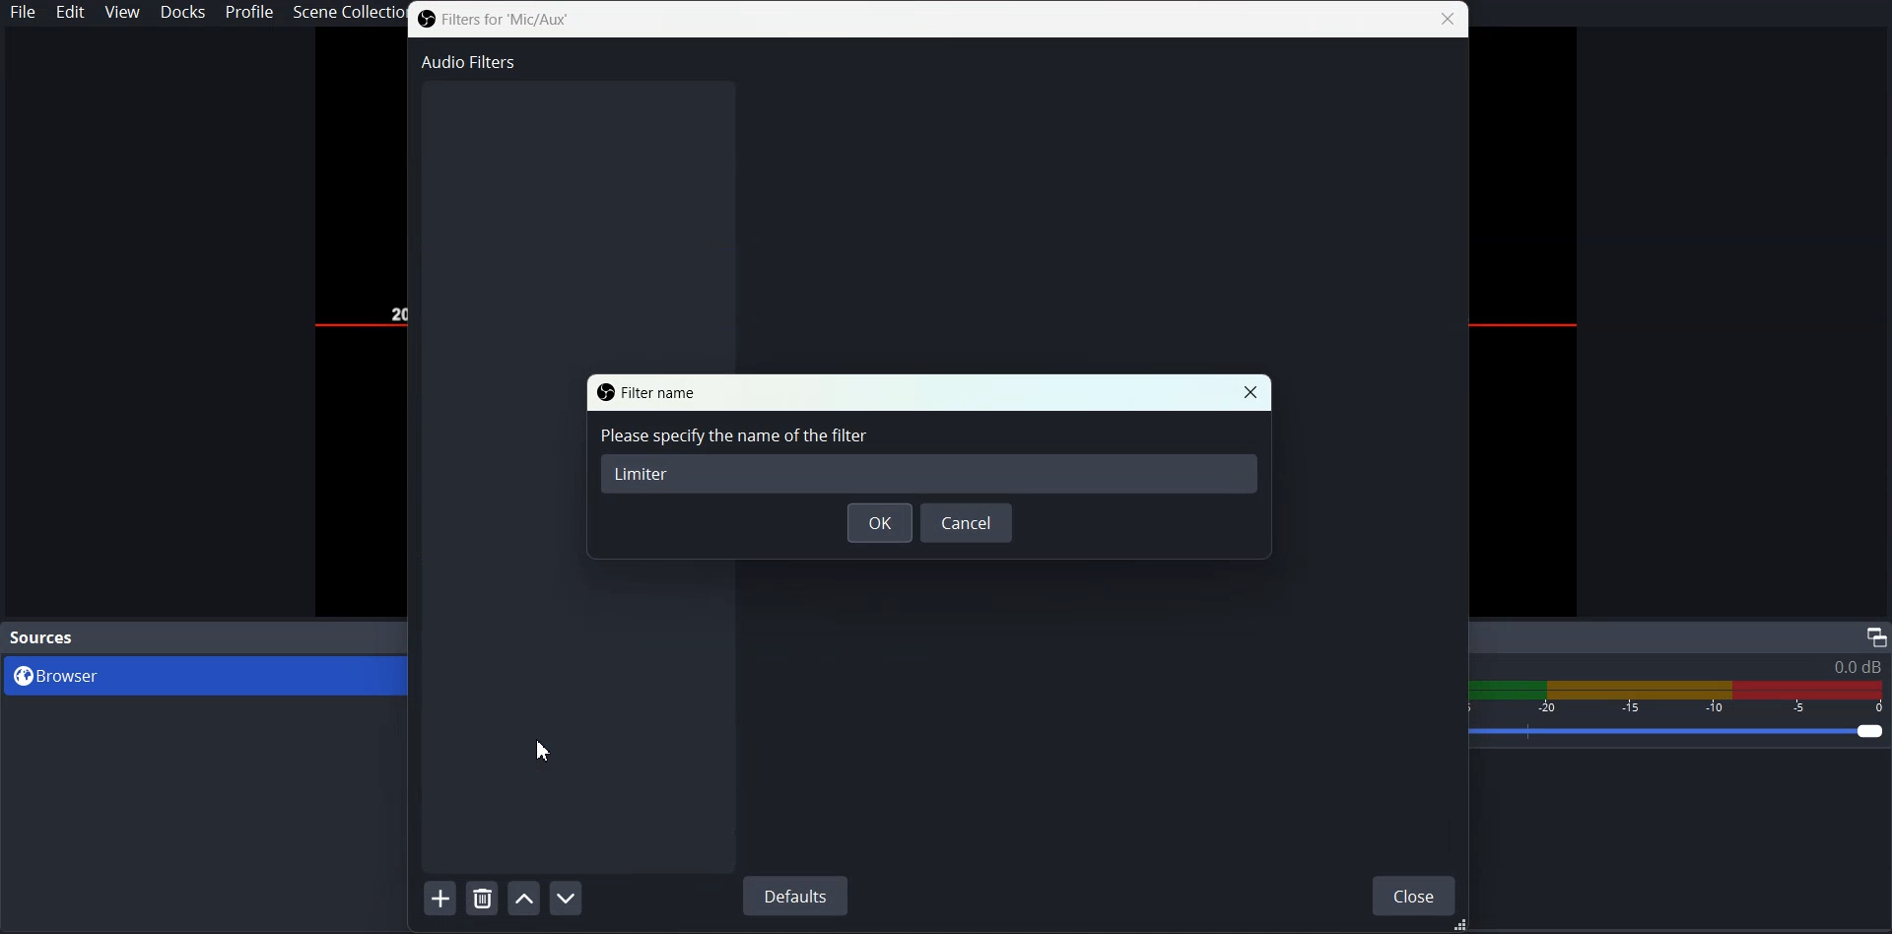 Image resolution: width=1892 pixels, height=934 pixels. I want to click on Audio Filters, so click(466, 61).